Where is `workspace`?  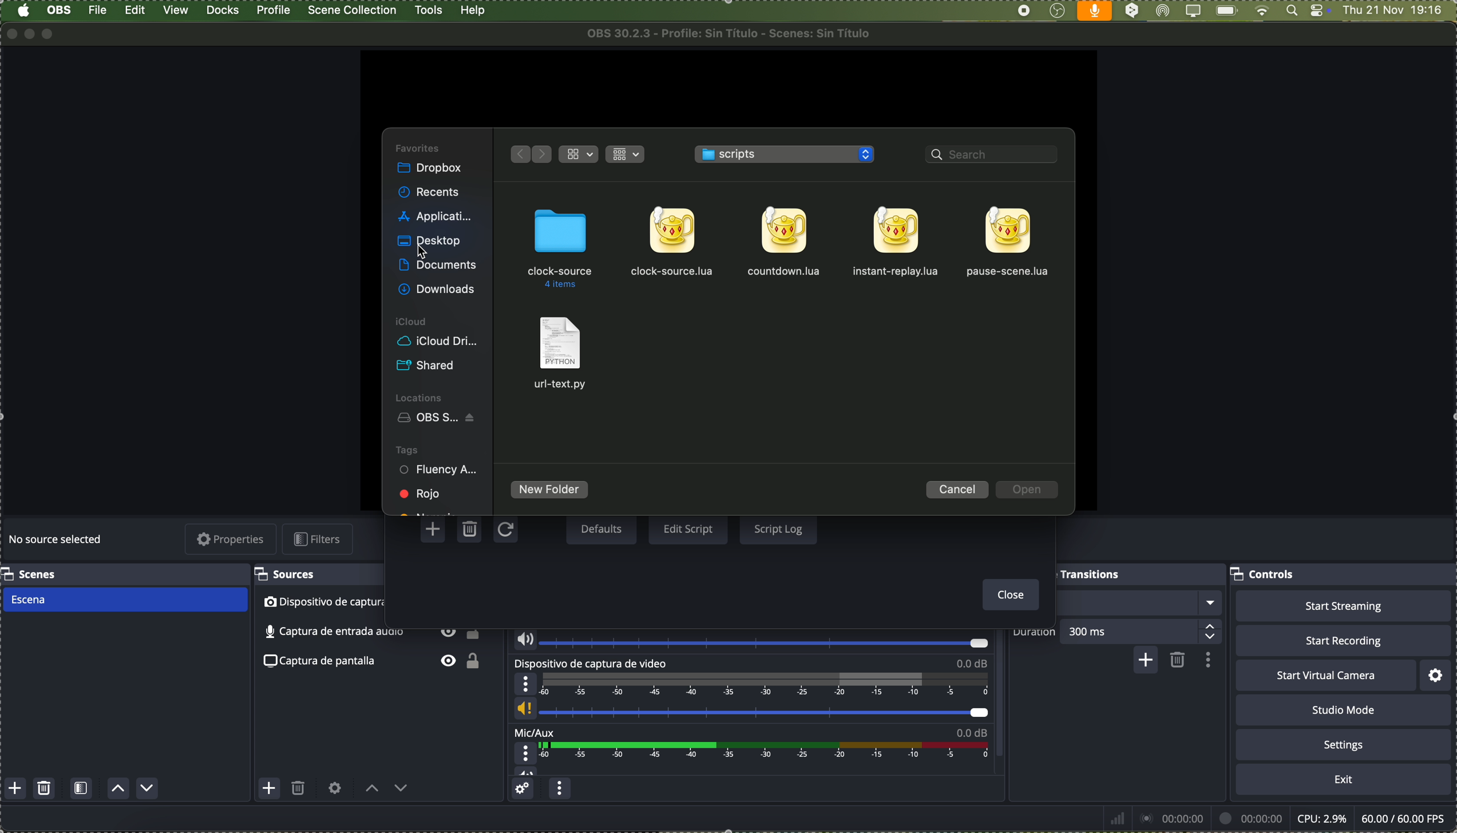 workspace is located at coordinates (727, 88).